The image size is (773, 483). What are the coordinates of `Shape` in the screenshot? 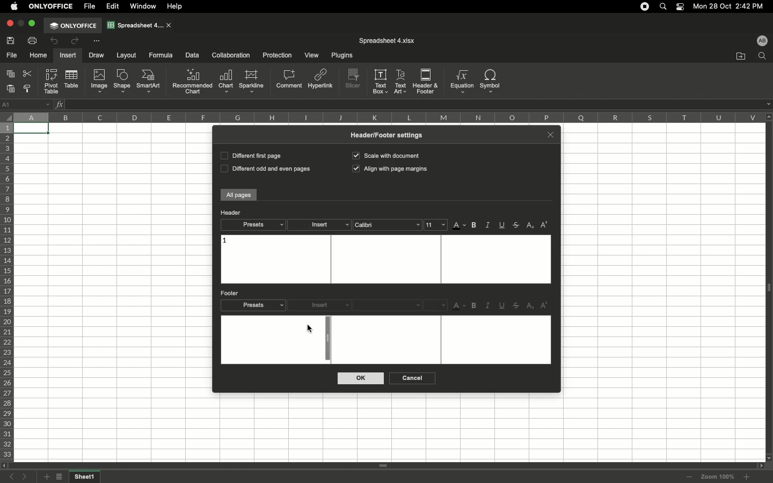 It's located at (122, 82).